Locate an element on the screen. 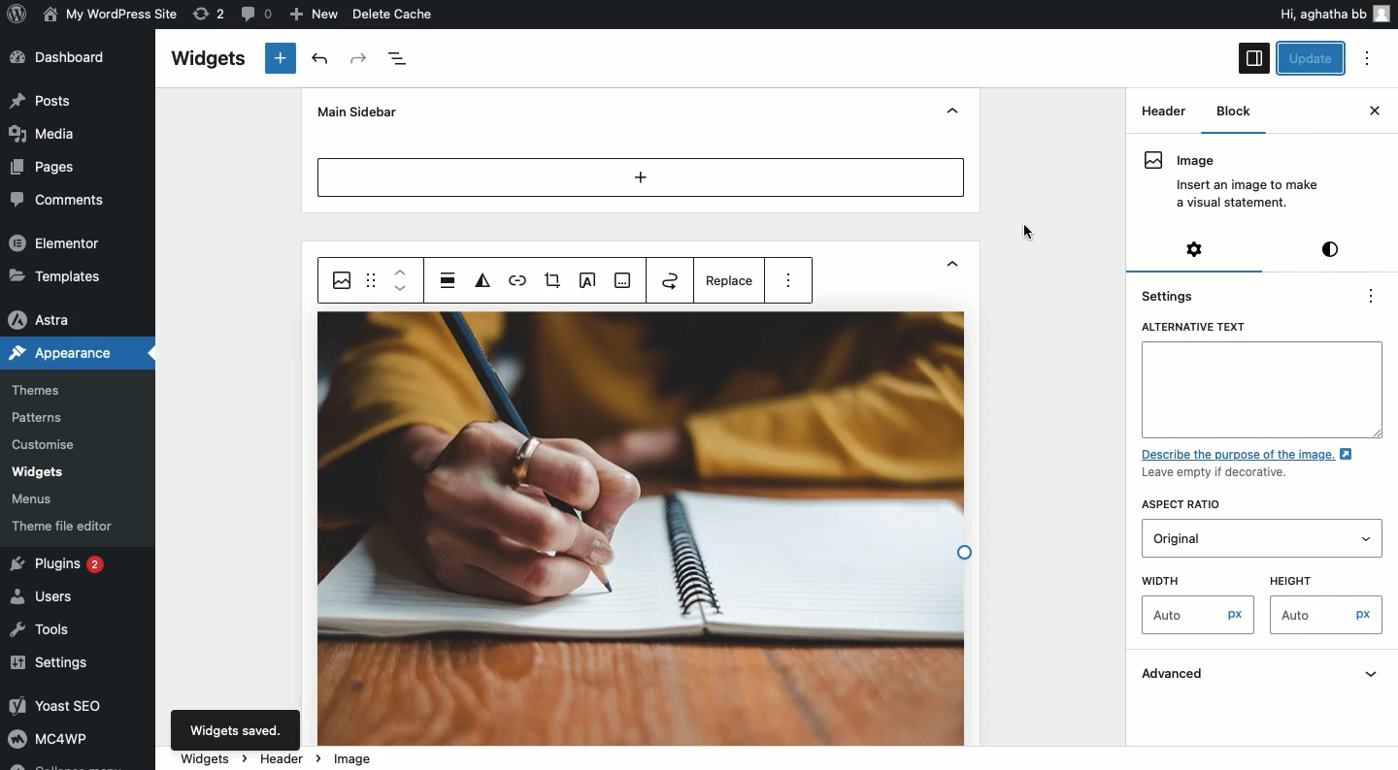 Image resolution: width=1398 pixels, height=770 pixels. Patterns is located at coordinates (40, 417).